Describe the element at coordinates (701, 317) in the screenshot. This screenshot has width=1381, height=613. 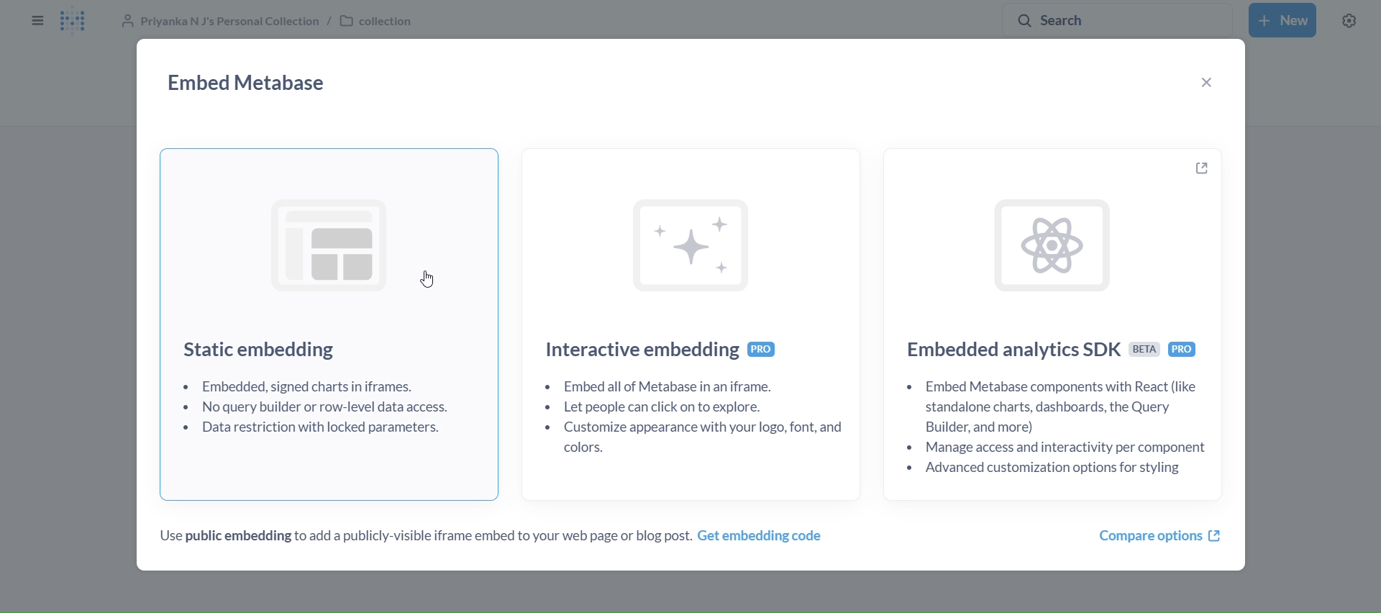
I see `Interactive embedding

+ Embed all of Metabase in an iframe.

+ Let people can click on to explore.

+ Customize appearance with your logo, font, and
colors.` at that location.